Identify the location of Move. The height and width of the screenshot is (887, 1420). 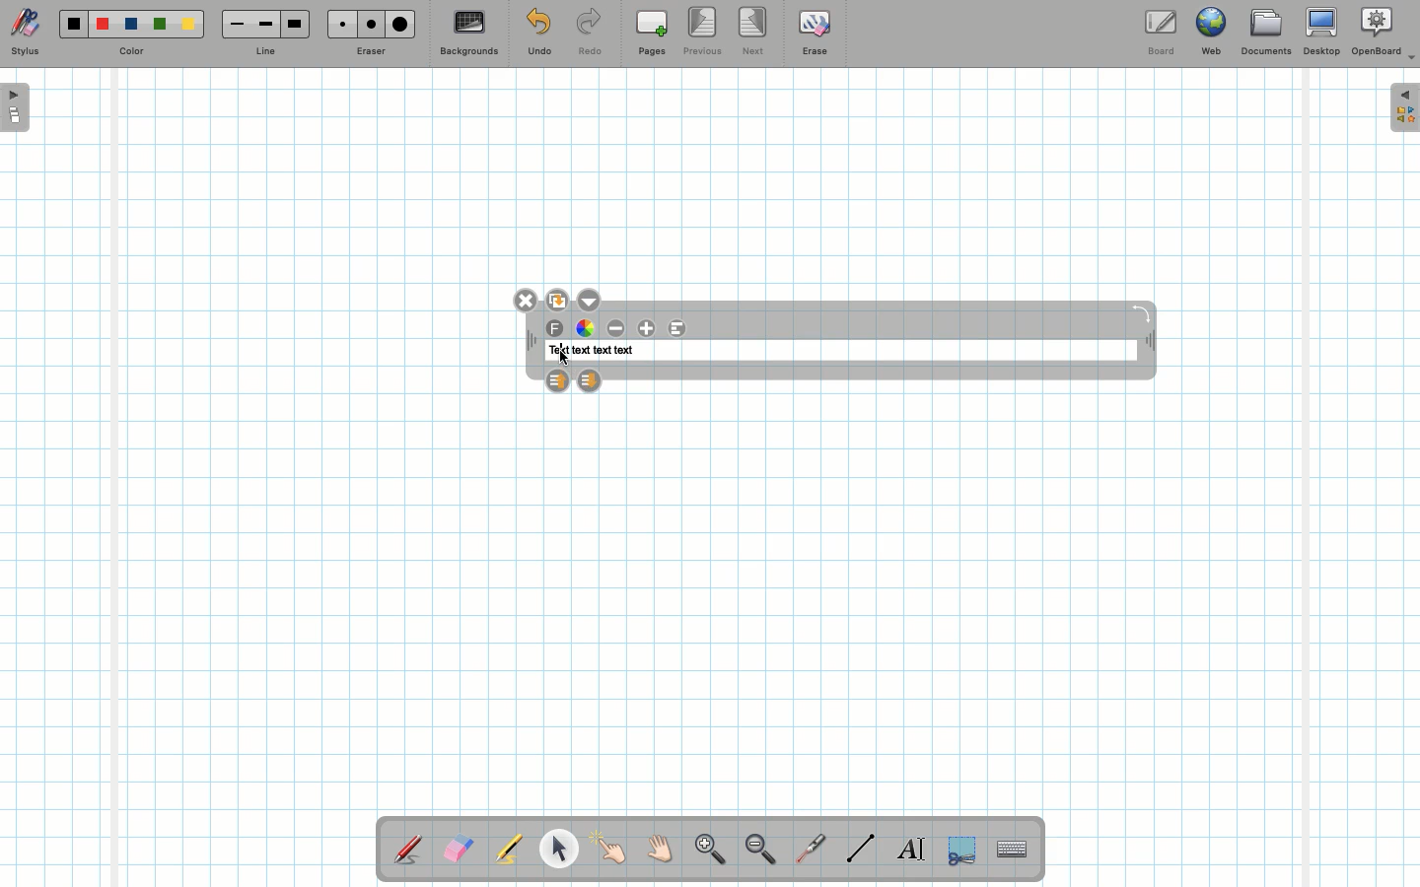
(532, 341).